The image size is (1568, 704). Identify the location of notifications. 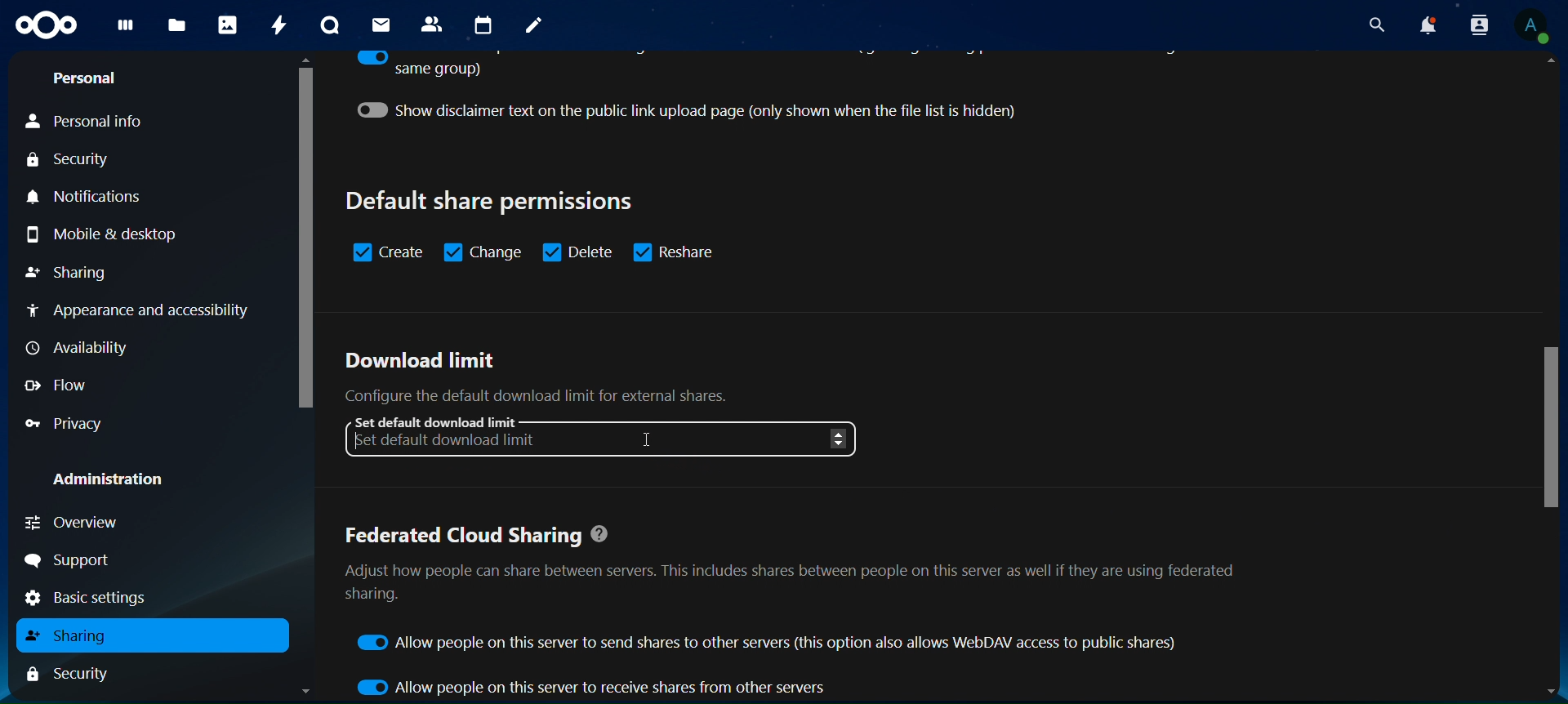
(1427, 25).